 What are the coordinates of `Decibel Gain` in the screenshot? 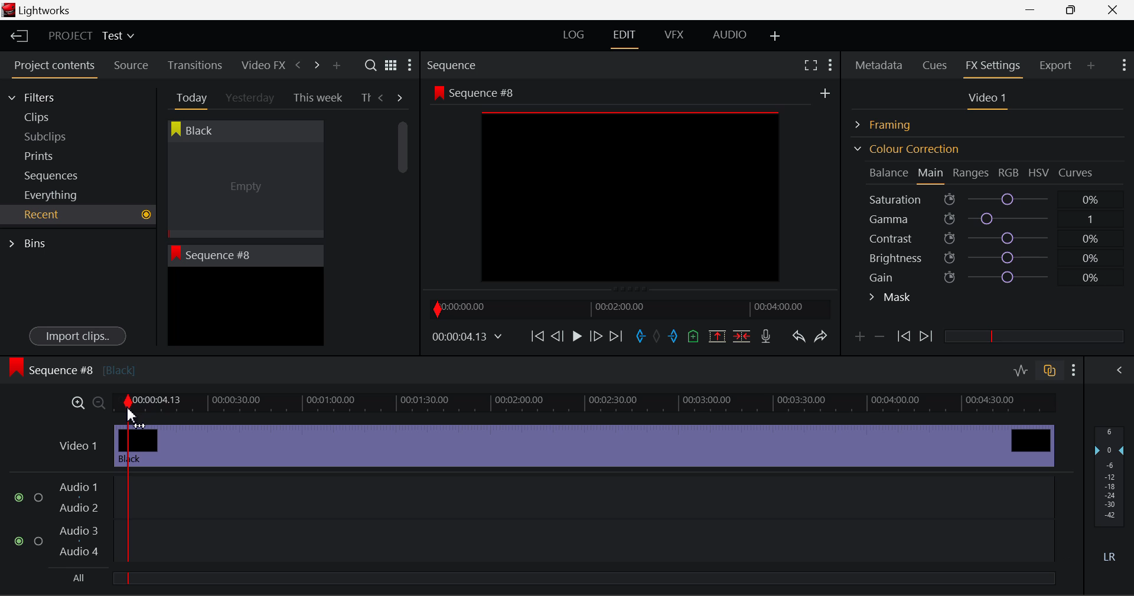 It's located at (1109, 497).